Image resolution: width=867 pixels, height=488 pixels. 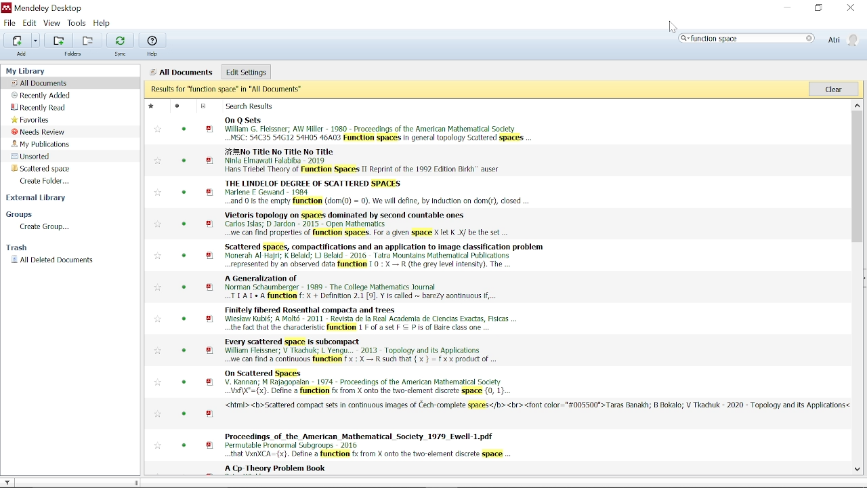 What do you see at coordinates (158, 192) in the screenshot?
I see `Add to favorite` at bounding box center [158, 192].